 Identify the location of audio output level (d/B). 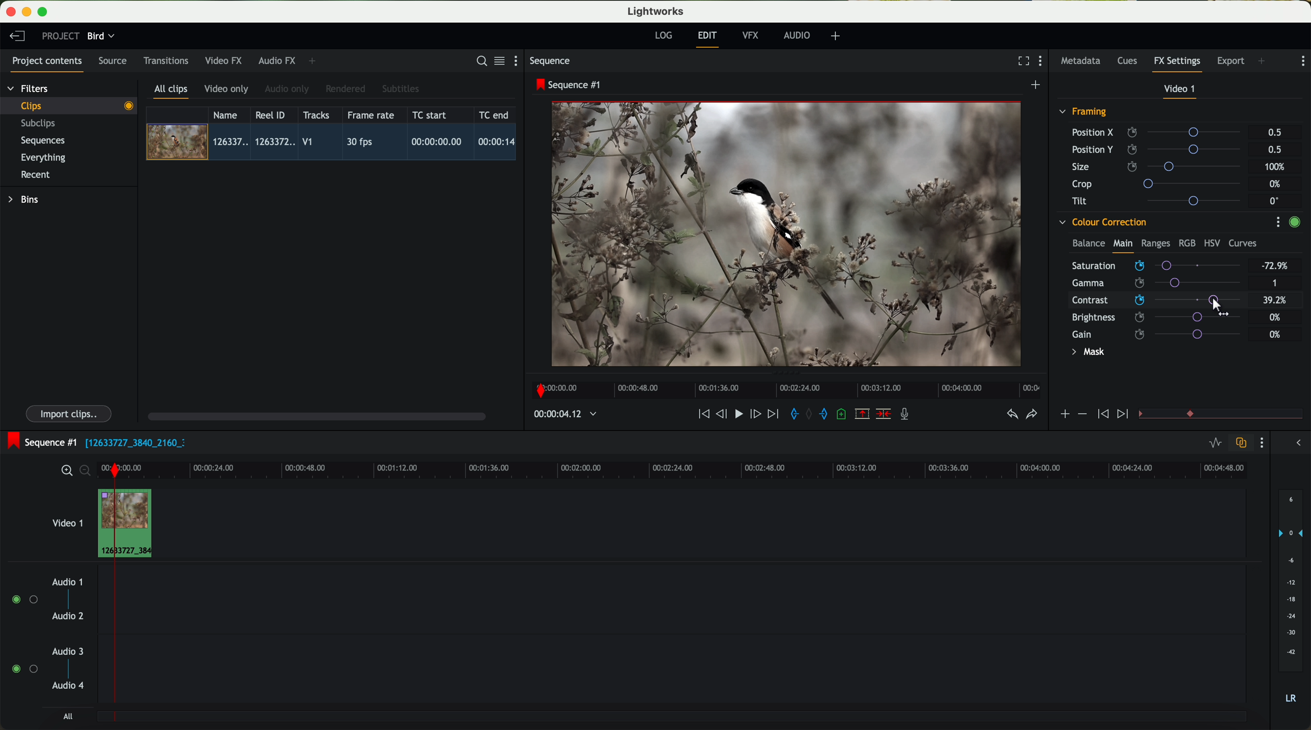
(1291, 600).